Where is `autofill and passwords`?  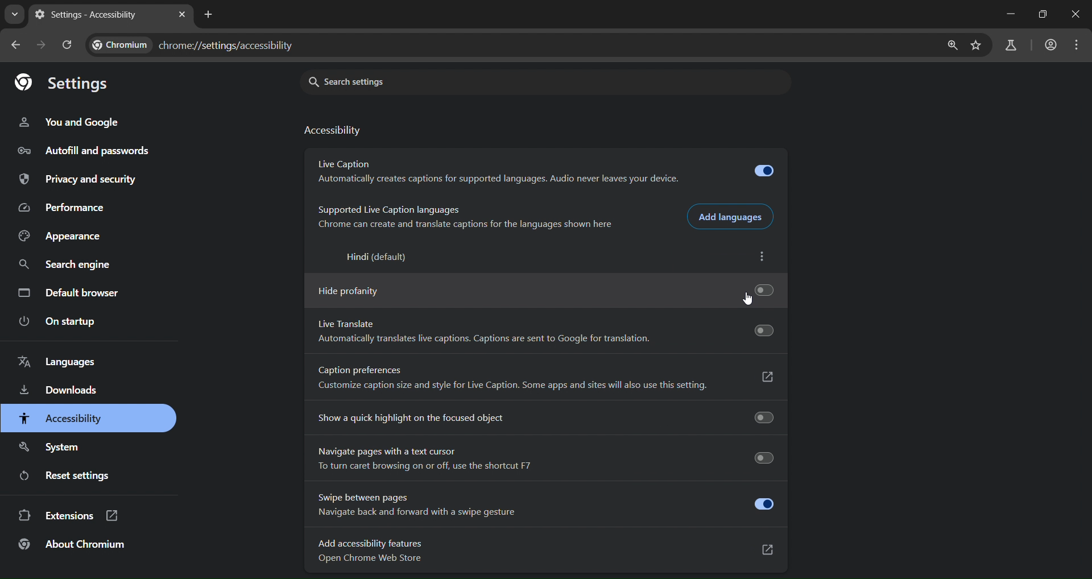
autofill and passwords is located at coordinates (89, 150).